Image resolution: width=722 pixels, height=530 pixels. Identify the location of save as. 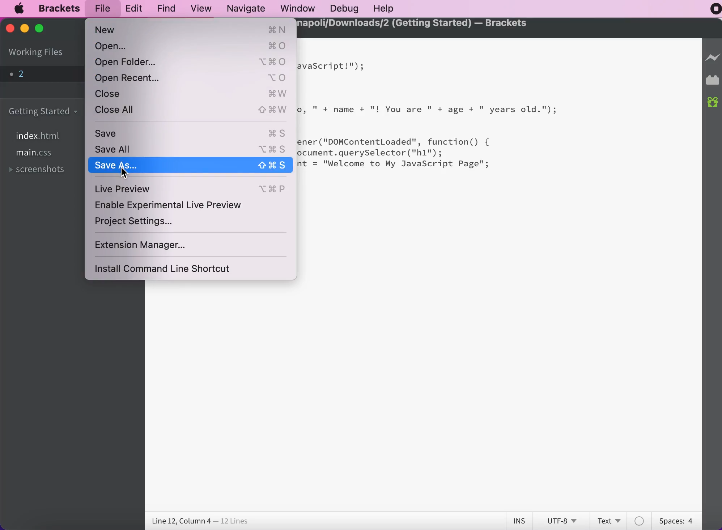
(191, 166).